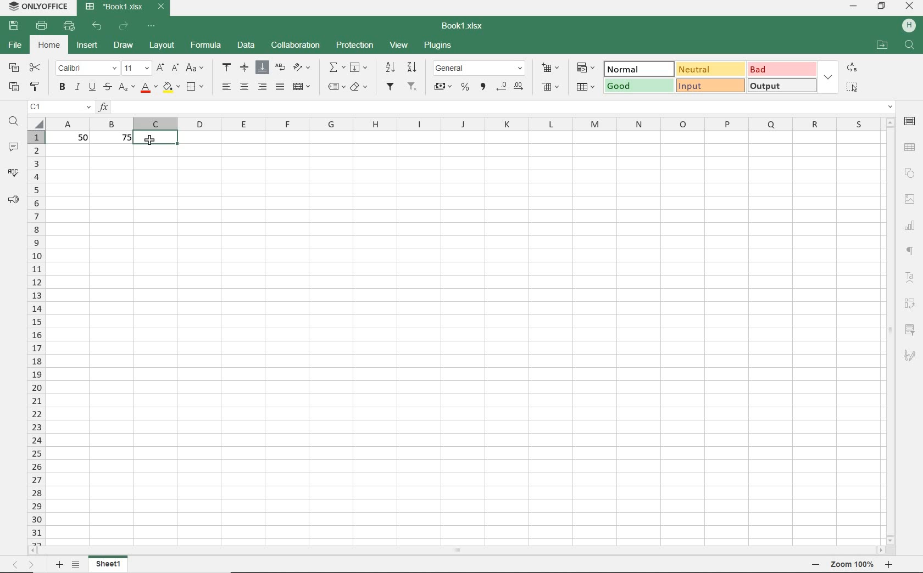  What do you see at coordinates (156, 138) in the screenshot?
I see `selected cell` at bounding box center [156, 138].